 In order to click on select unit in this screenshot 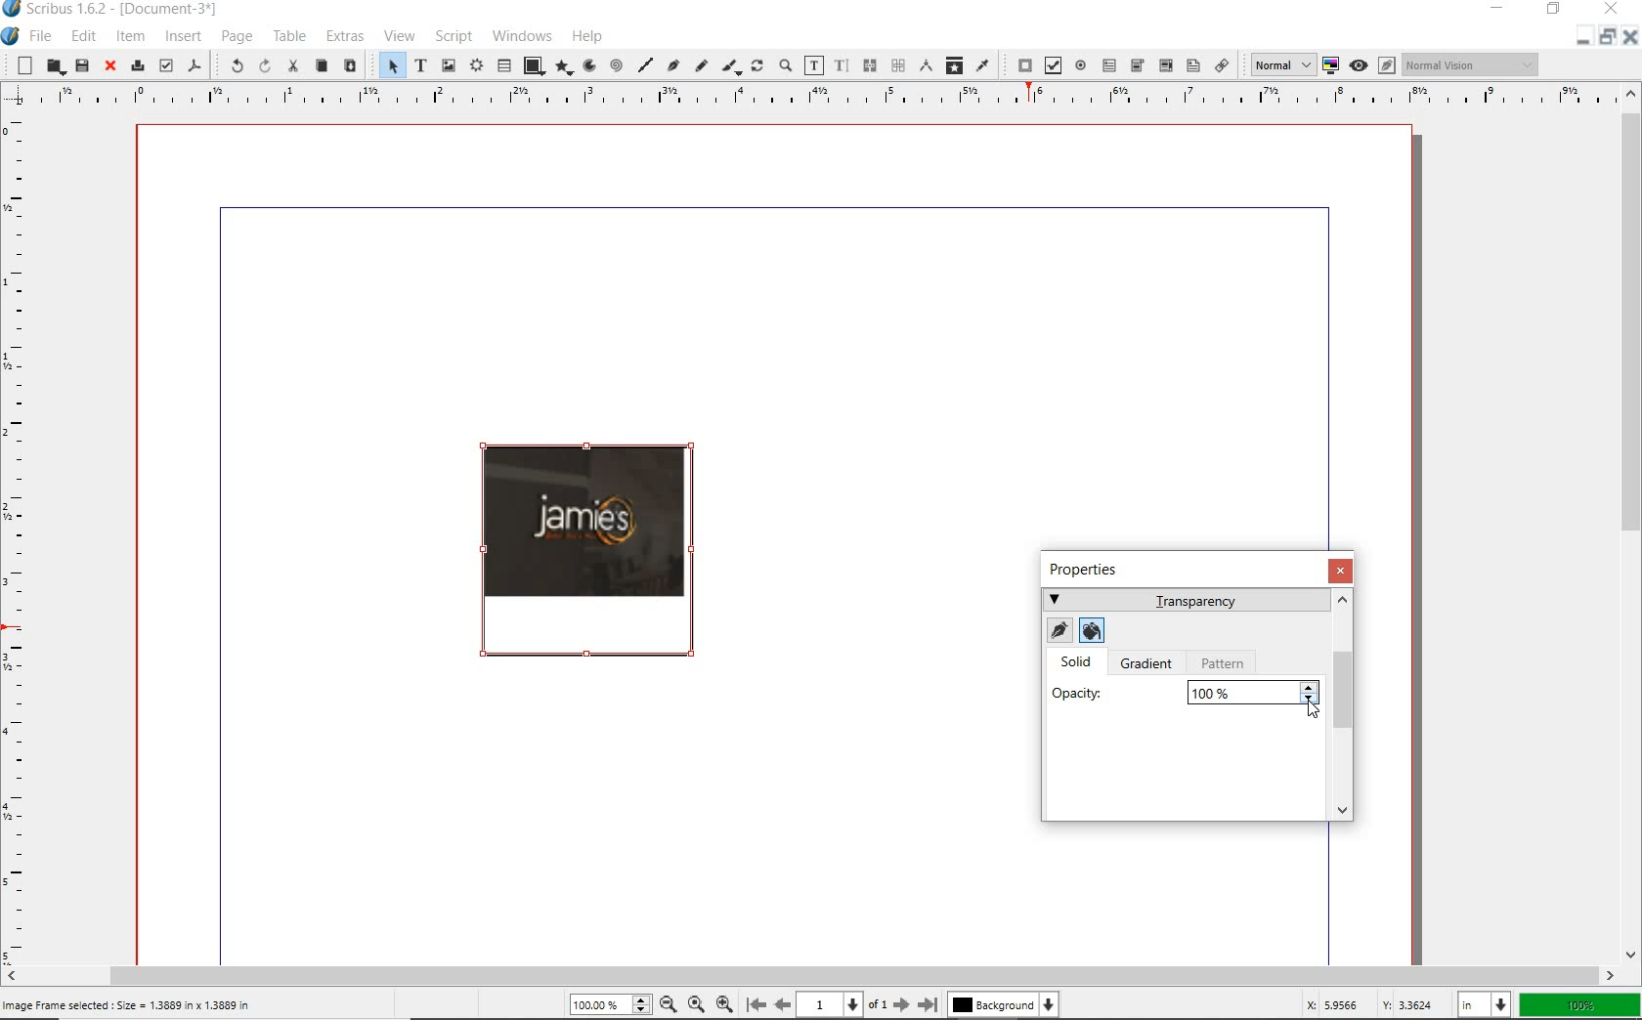, I will do `click(1482, 1004)`.